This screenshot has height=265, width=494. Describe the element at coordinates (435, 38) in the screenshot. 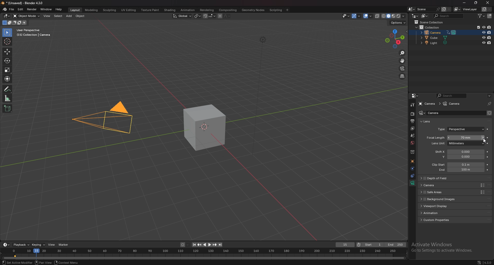

I see `cube` at that location.